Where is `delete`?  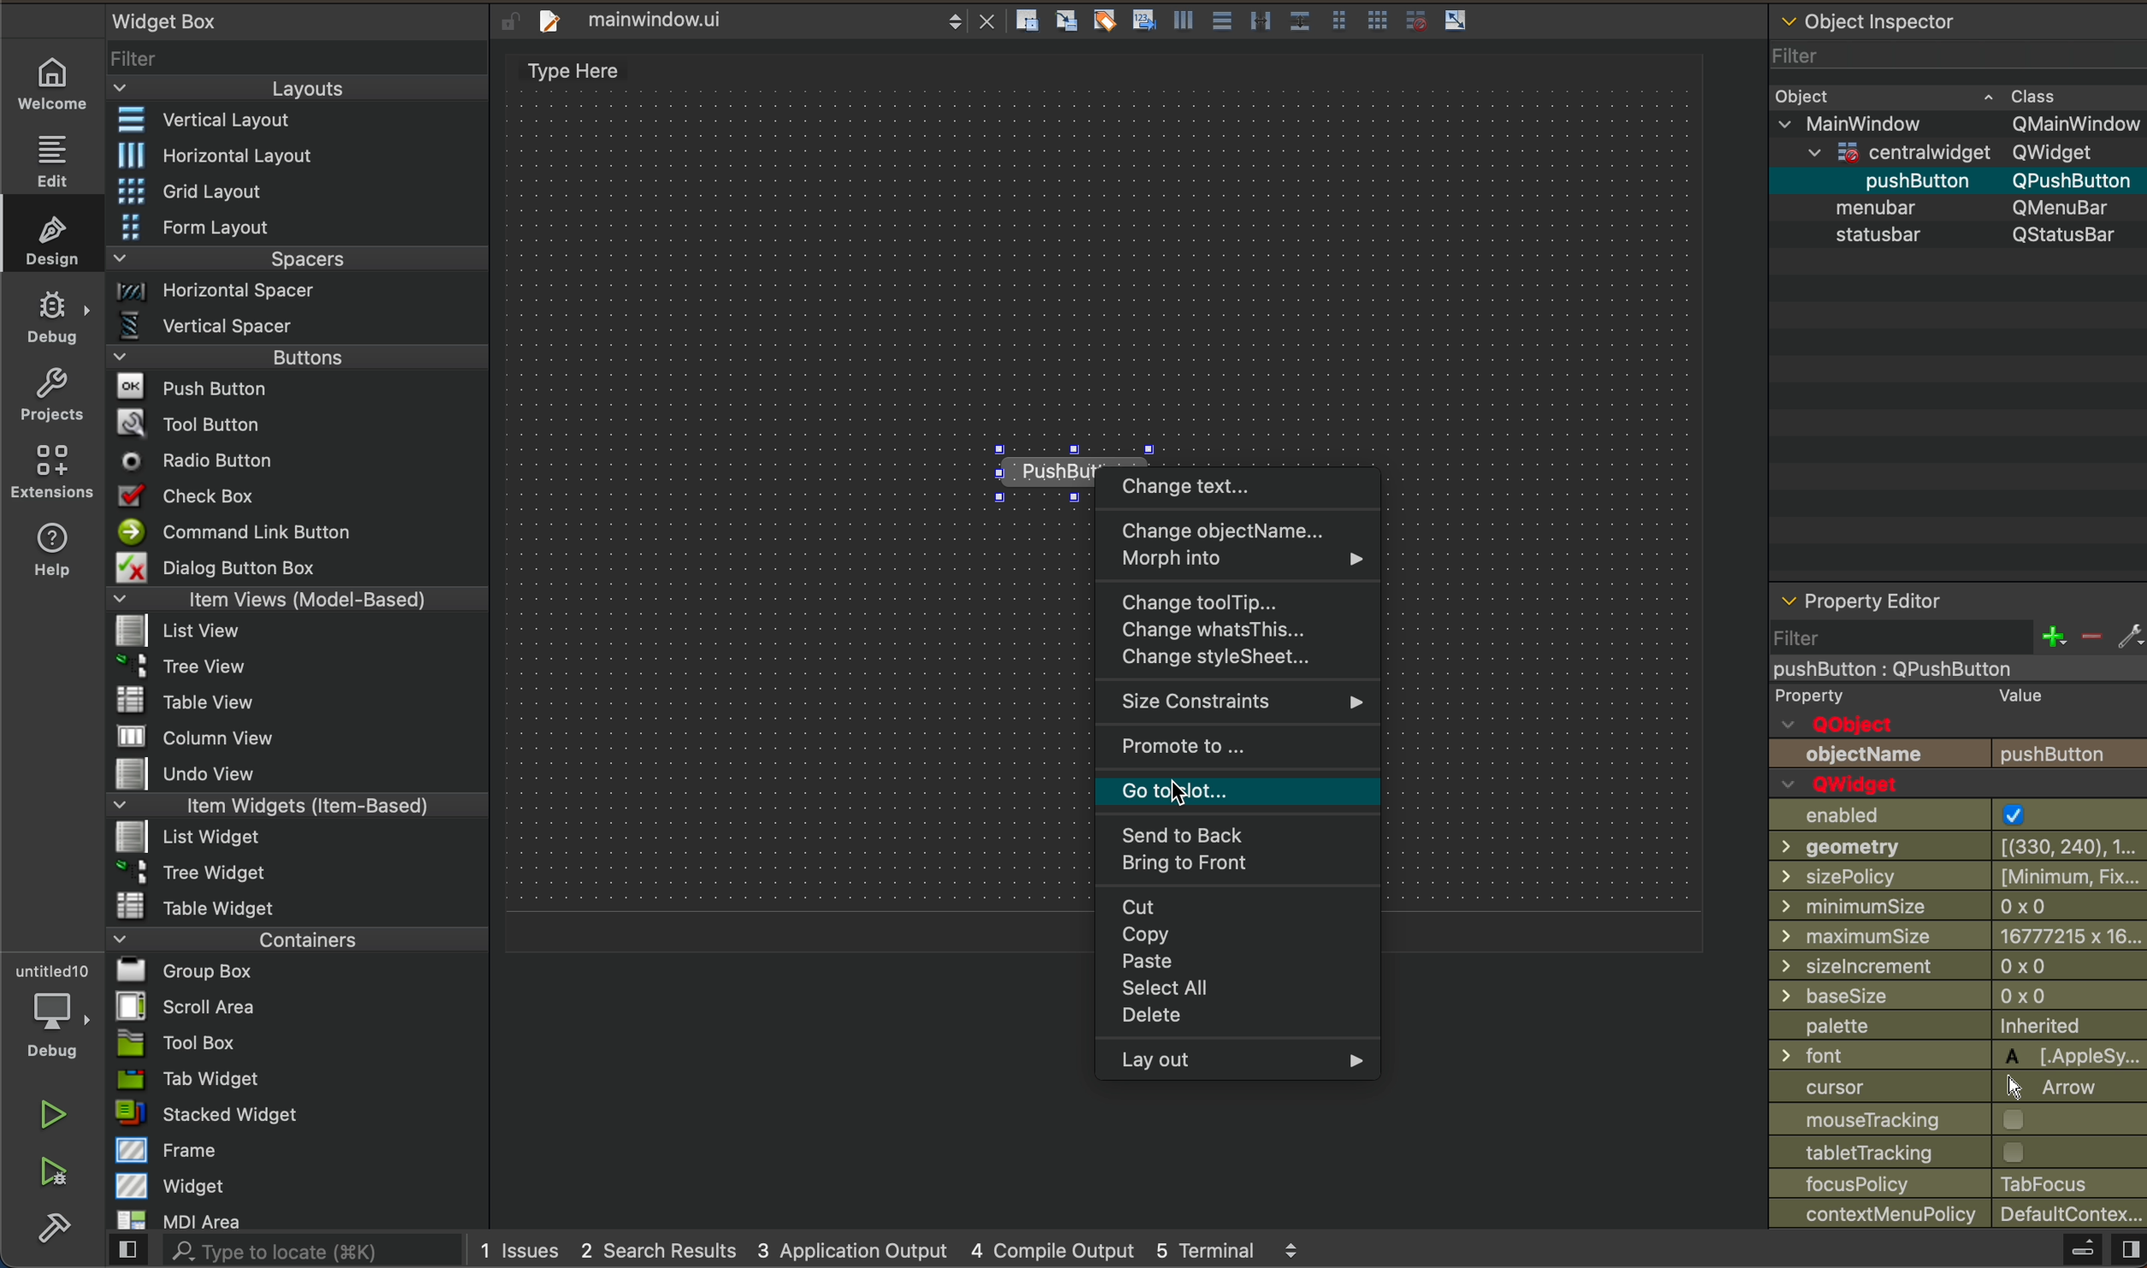
delete is located at coordinates (1242, 1018).